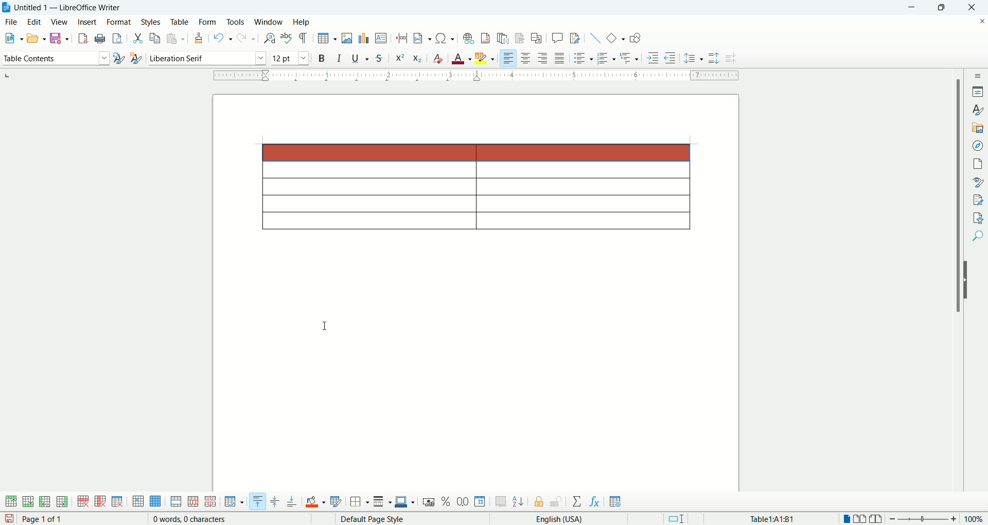  Describe the element at coordinates (206, 58) in the screenshot. I see `font name` at that location.